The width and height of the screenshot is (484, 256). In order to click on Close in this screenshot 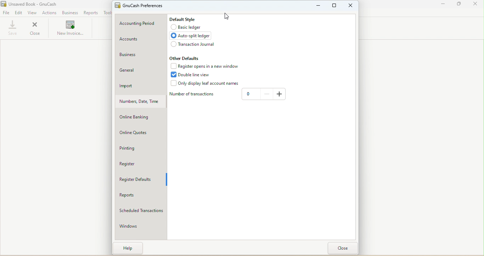, I will do `click(38, 28)`.